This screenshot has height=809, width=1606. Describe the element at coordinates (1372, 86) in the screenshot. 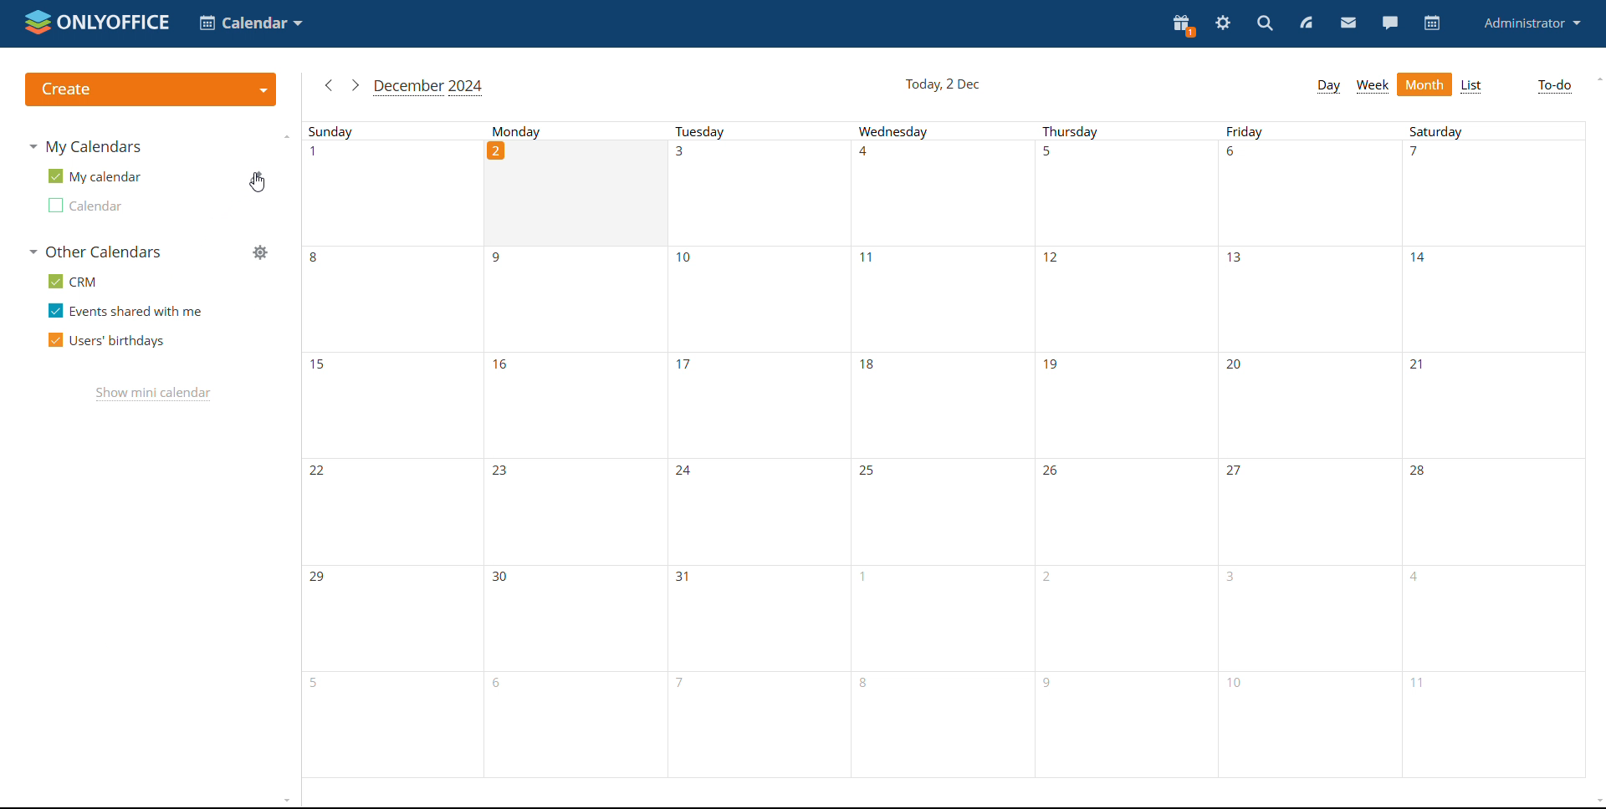

I see `week view` at that location.